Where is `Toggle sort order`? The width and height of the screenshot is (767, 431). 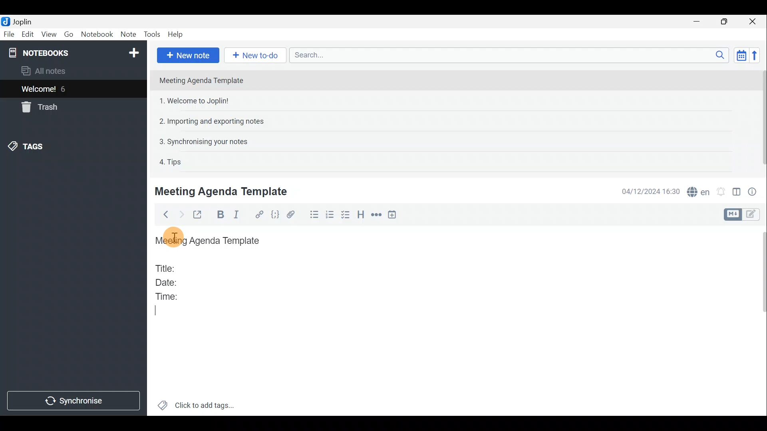
Toggle sort order is located at coordinates (740, 54).